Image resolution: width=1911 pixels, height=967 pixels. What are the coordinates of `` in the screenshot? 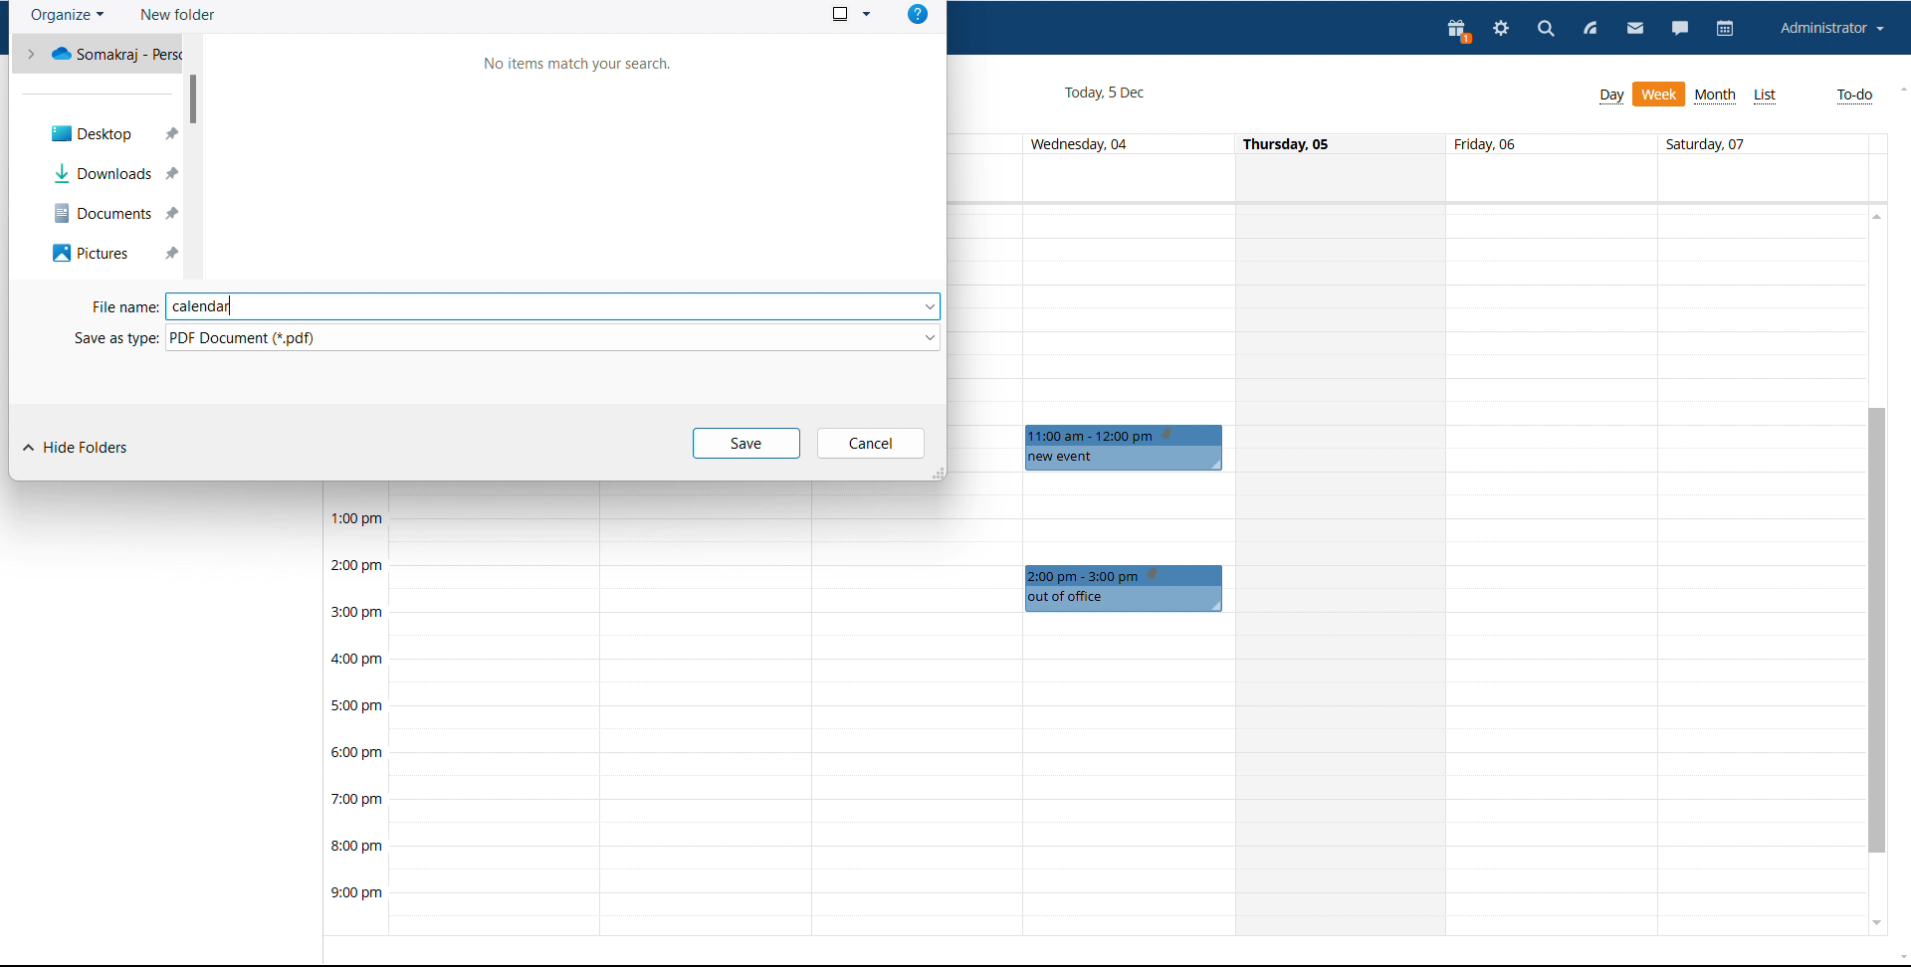 It's located at (112, 256).